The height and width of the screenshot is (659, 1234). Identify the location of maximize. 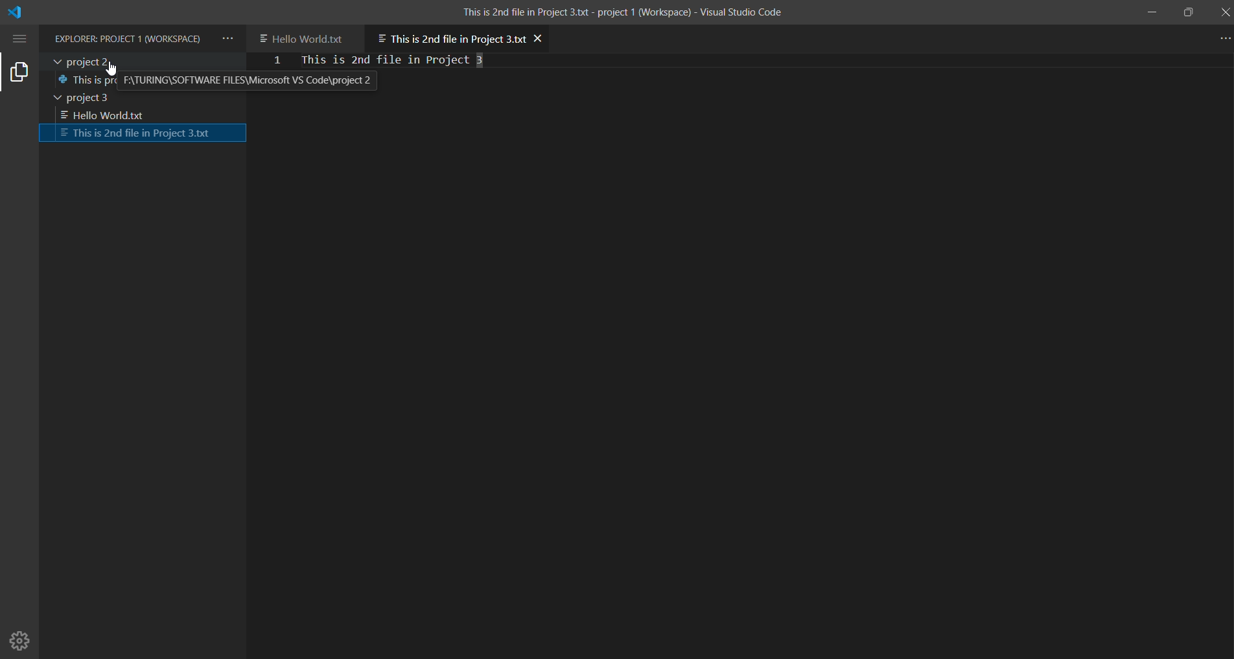
(1190, 12).